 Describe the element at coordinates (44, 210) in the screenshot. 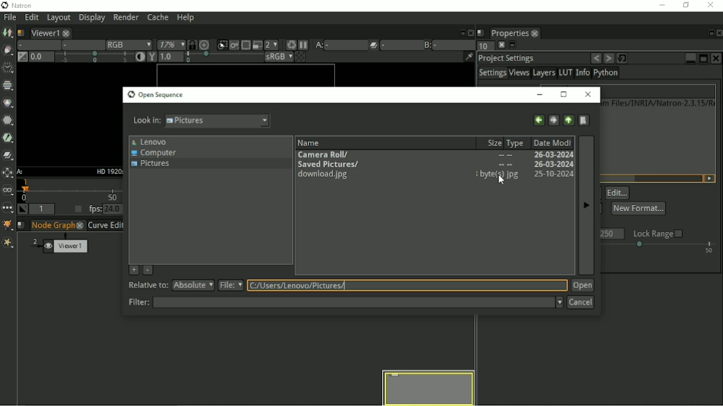

I see `Playback in point` at that location.